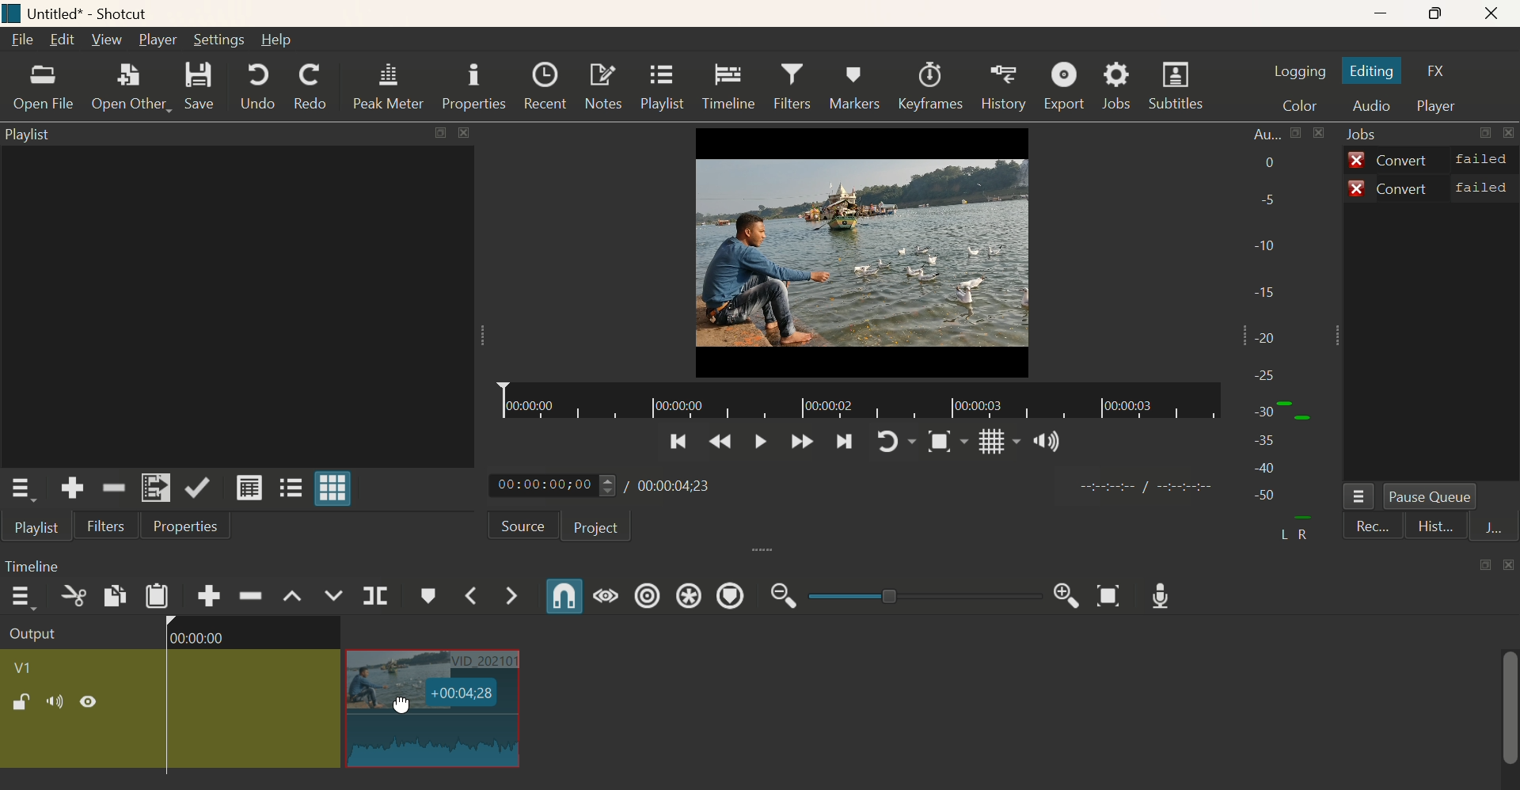 This screenshot has width=1520, height=790. What do you see at coordinates (446, 698) in the screenshot?
I see `Dragging` at bounding box center [446, 698].